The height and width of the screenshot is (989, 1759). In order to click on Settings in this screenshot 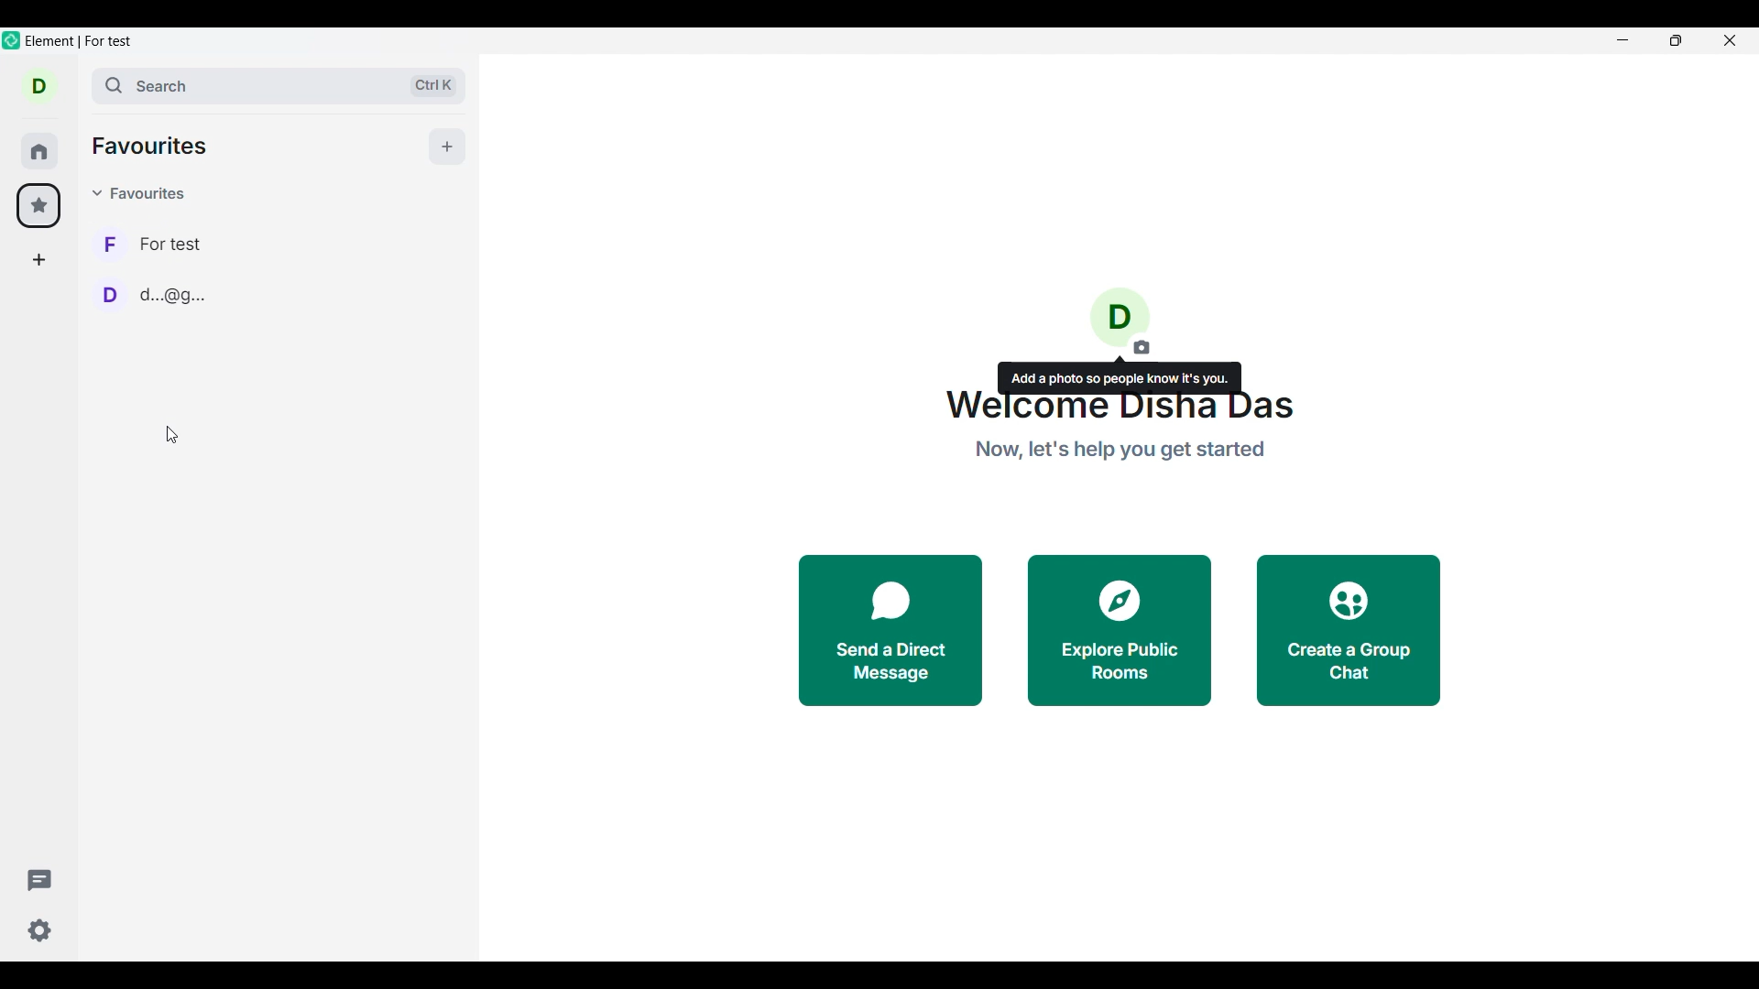, I will do `click(41, 930)`.